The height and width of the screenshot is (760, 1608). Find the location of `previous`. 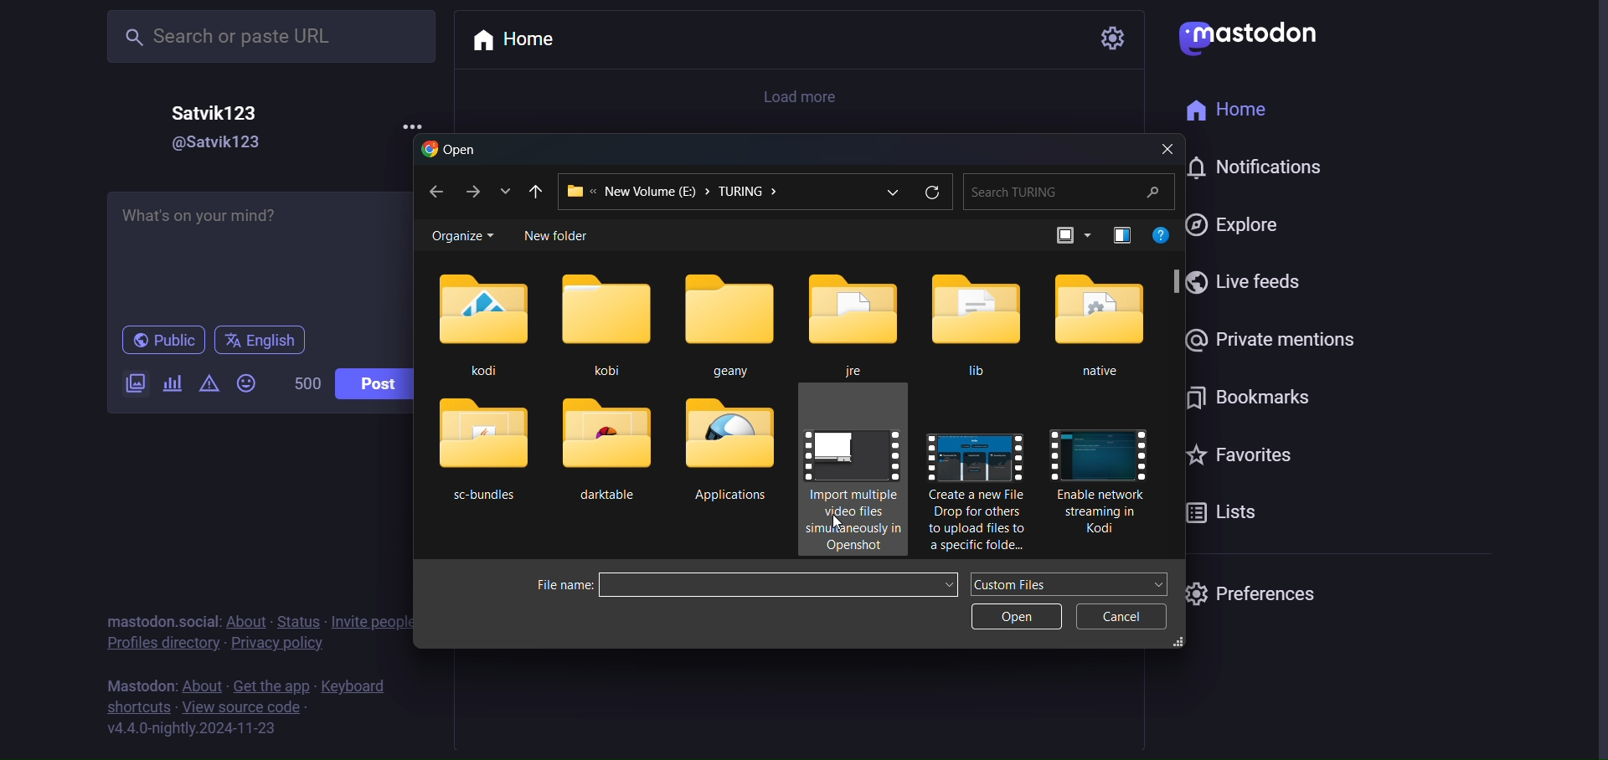

previous is located at coordinates (535, 190).